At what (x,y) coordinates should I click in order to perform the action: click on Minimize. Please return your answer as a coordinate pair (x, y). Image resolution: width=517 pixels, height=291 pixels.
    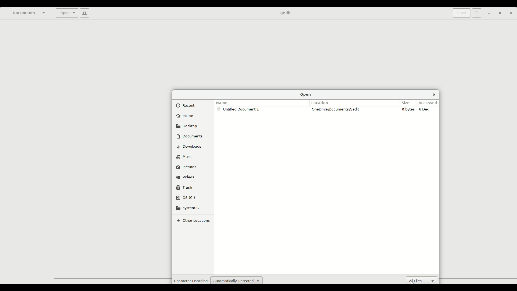
    Looking at the image, I should click on (488, 13).